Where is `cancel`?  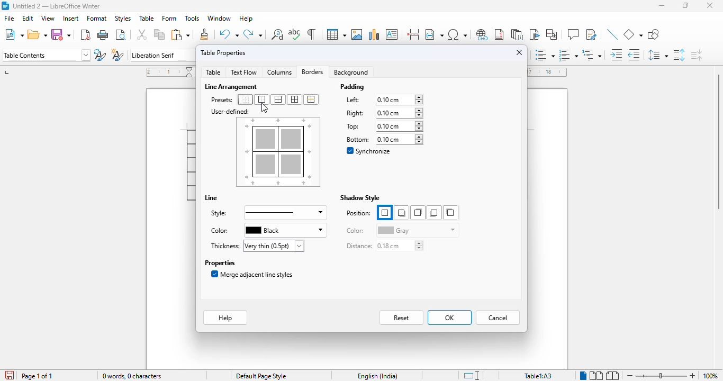
cancel is located at coordinates (498, 317).